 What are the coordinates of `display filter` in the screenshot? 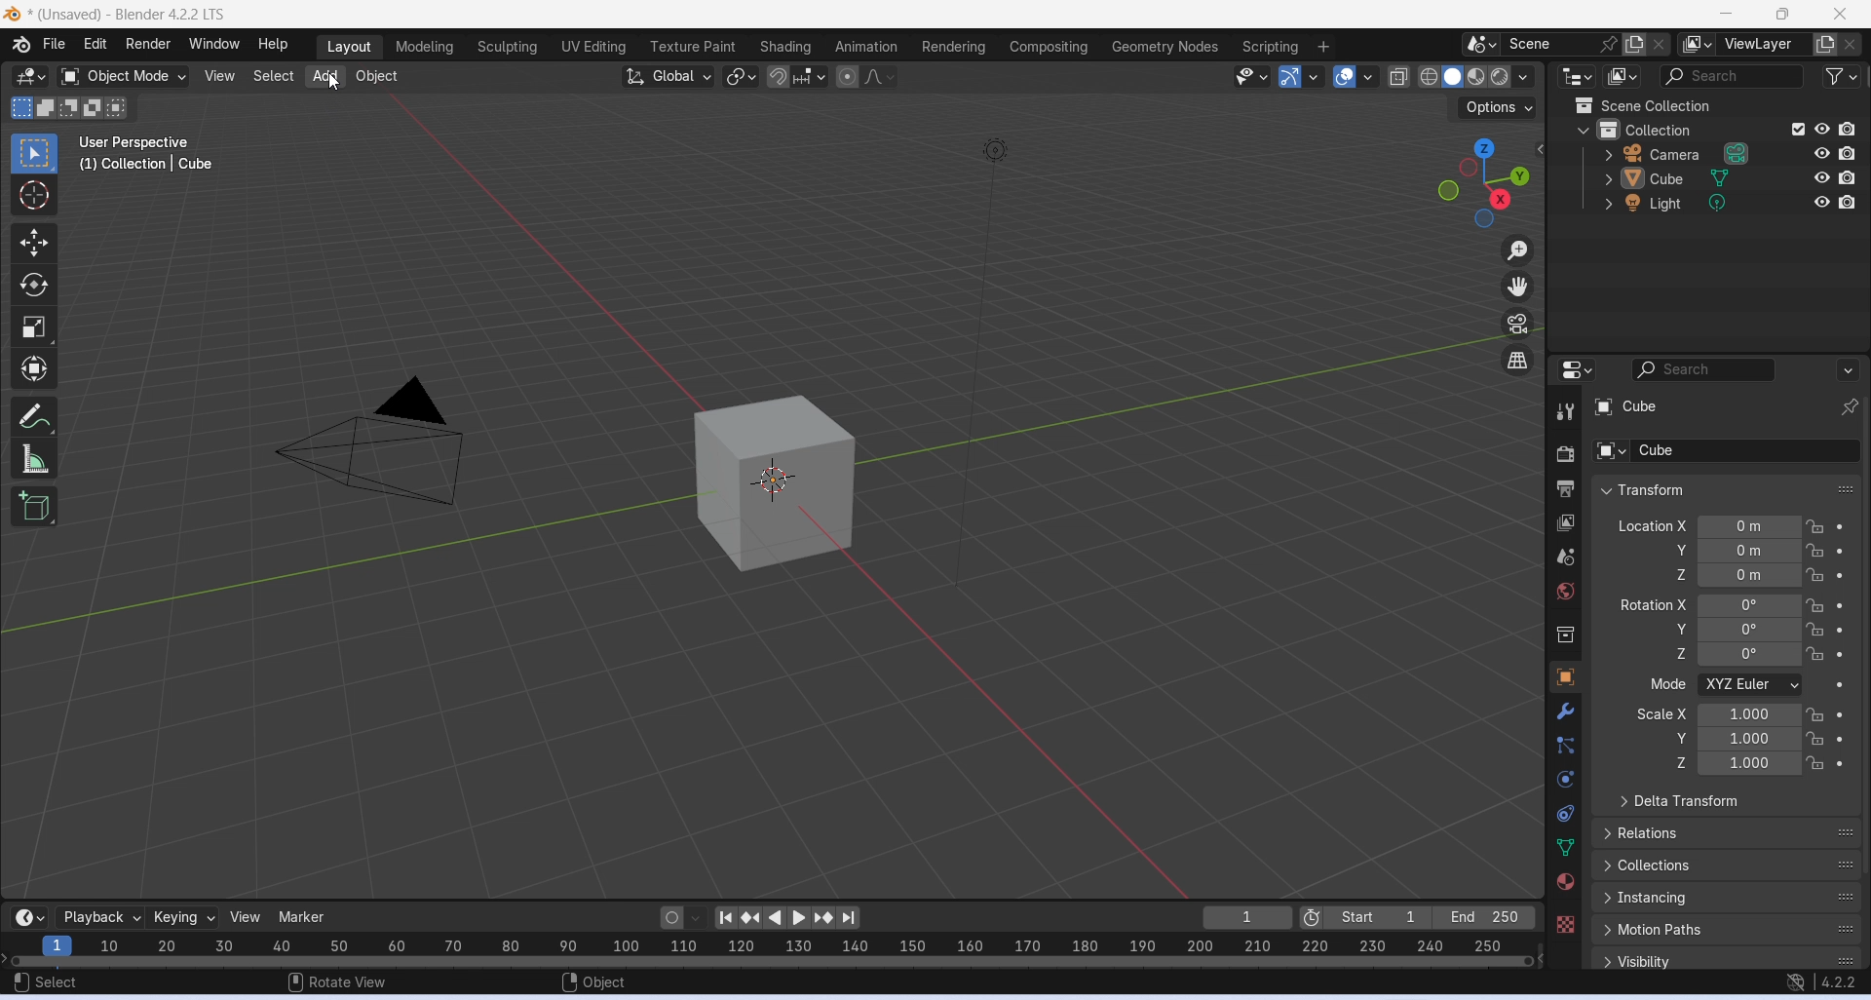 It's located at (1704, 369).